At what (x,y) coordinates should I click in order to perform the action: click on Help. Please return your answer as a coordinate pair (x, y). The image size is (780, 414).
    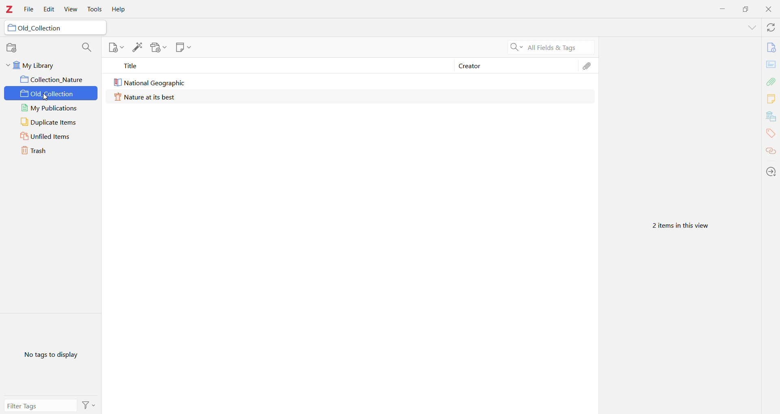
    Looking at the image, I should click on (119, 9).